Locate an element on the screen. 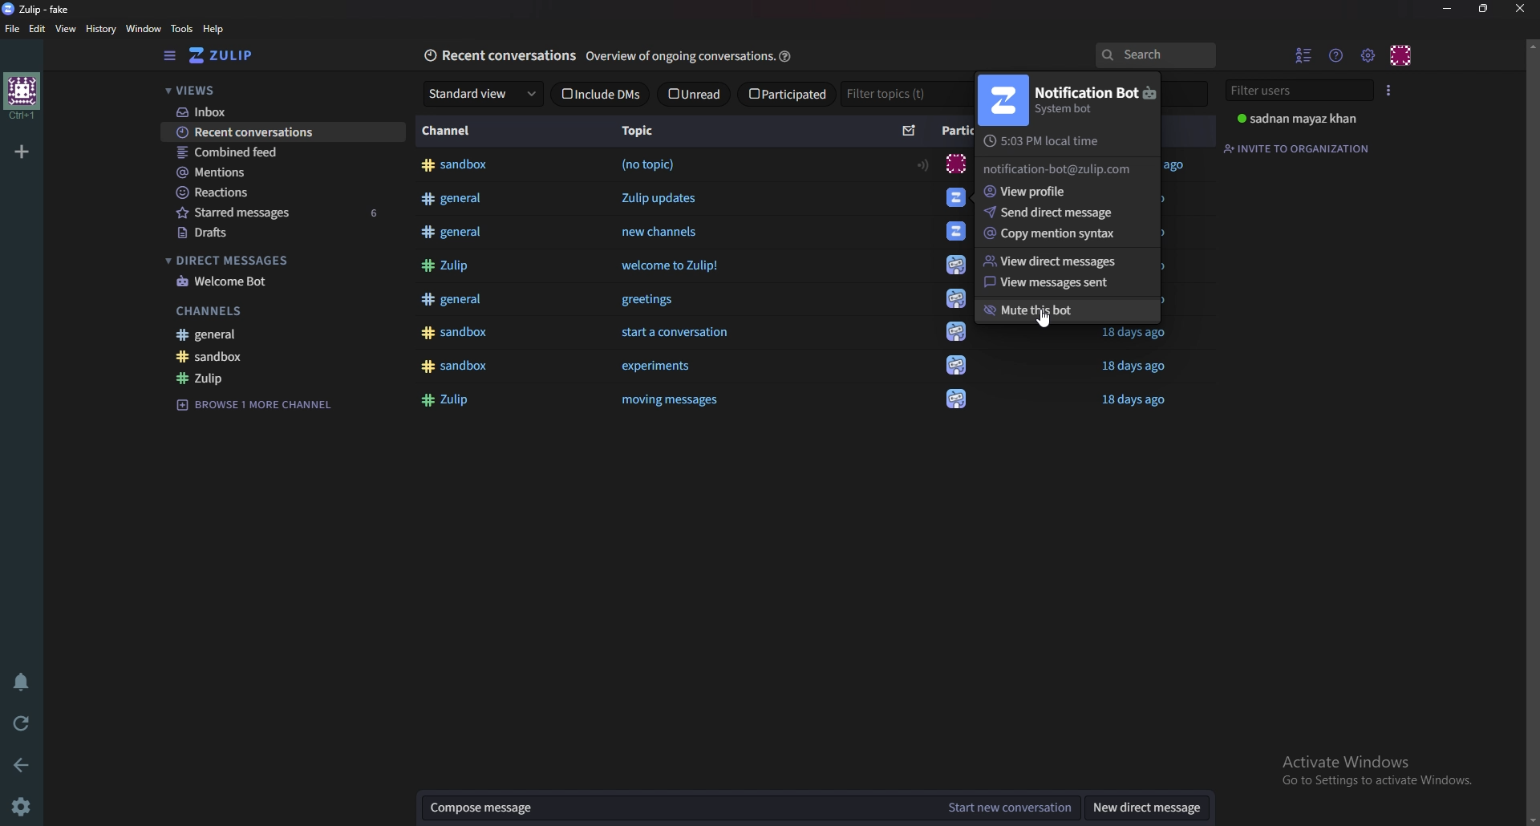 This screenshot has width=1540, height=826. greetings is located at coordinates (648, 303).